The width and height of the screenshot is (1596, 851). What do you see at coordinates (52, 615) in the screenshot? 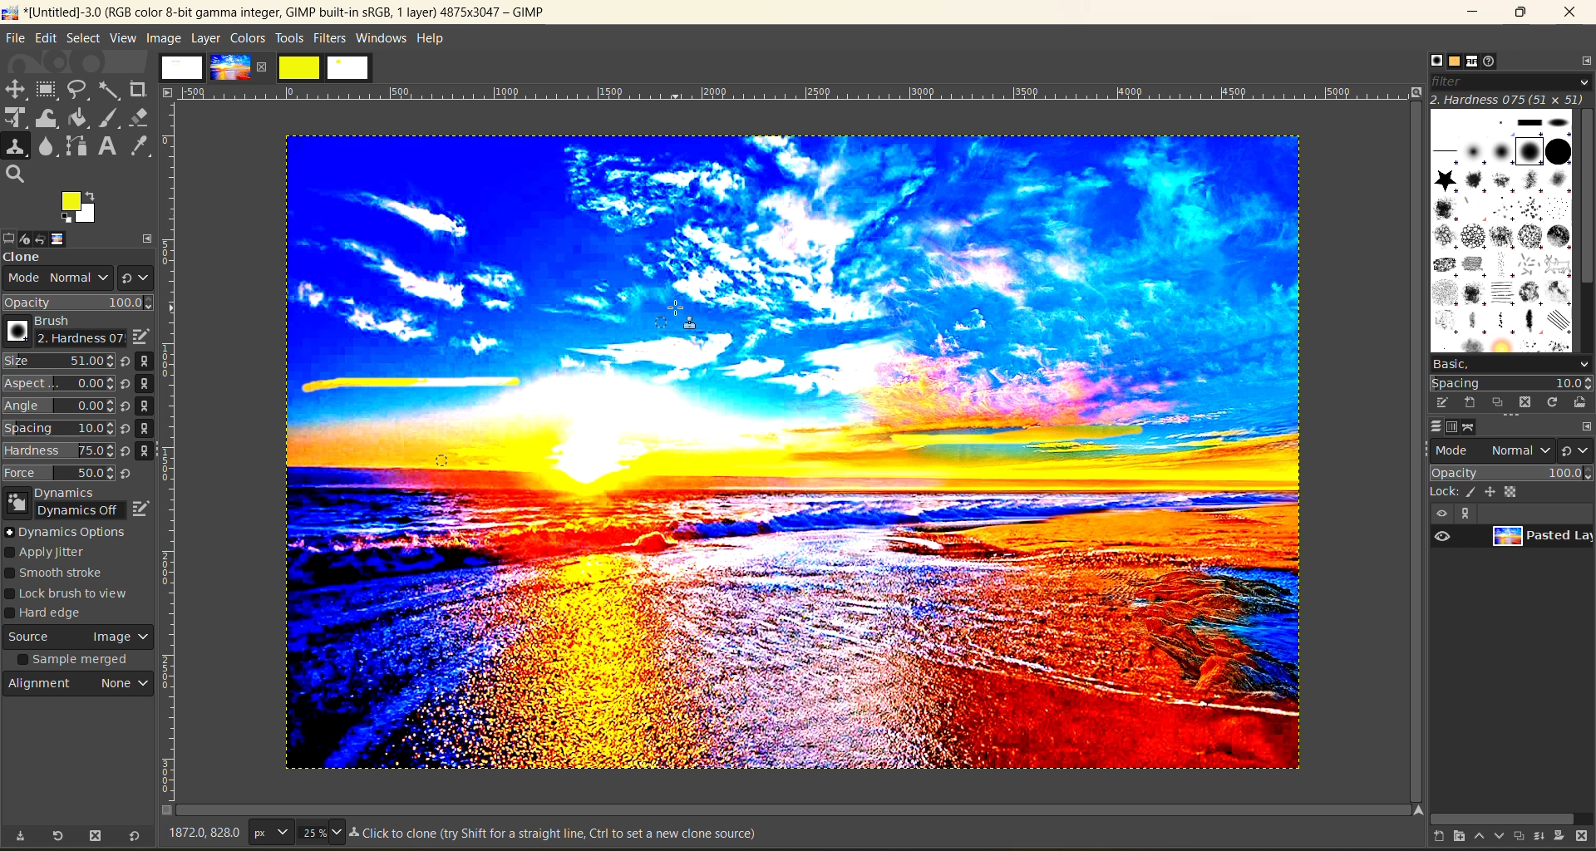
I see `hard edge` at bounding box center [52, 615].